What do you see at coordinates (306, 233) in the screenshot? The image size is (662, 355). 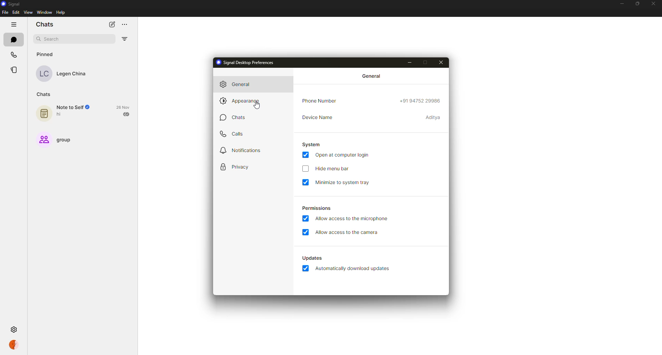 I see `enabled` at bounding box center [306, 233].